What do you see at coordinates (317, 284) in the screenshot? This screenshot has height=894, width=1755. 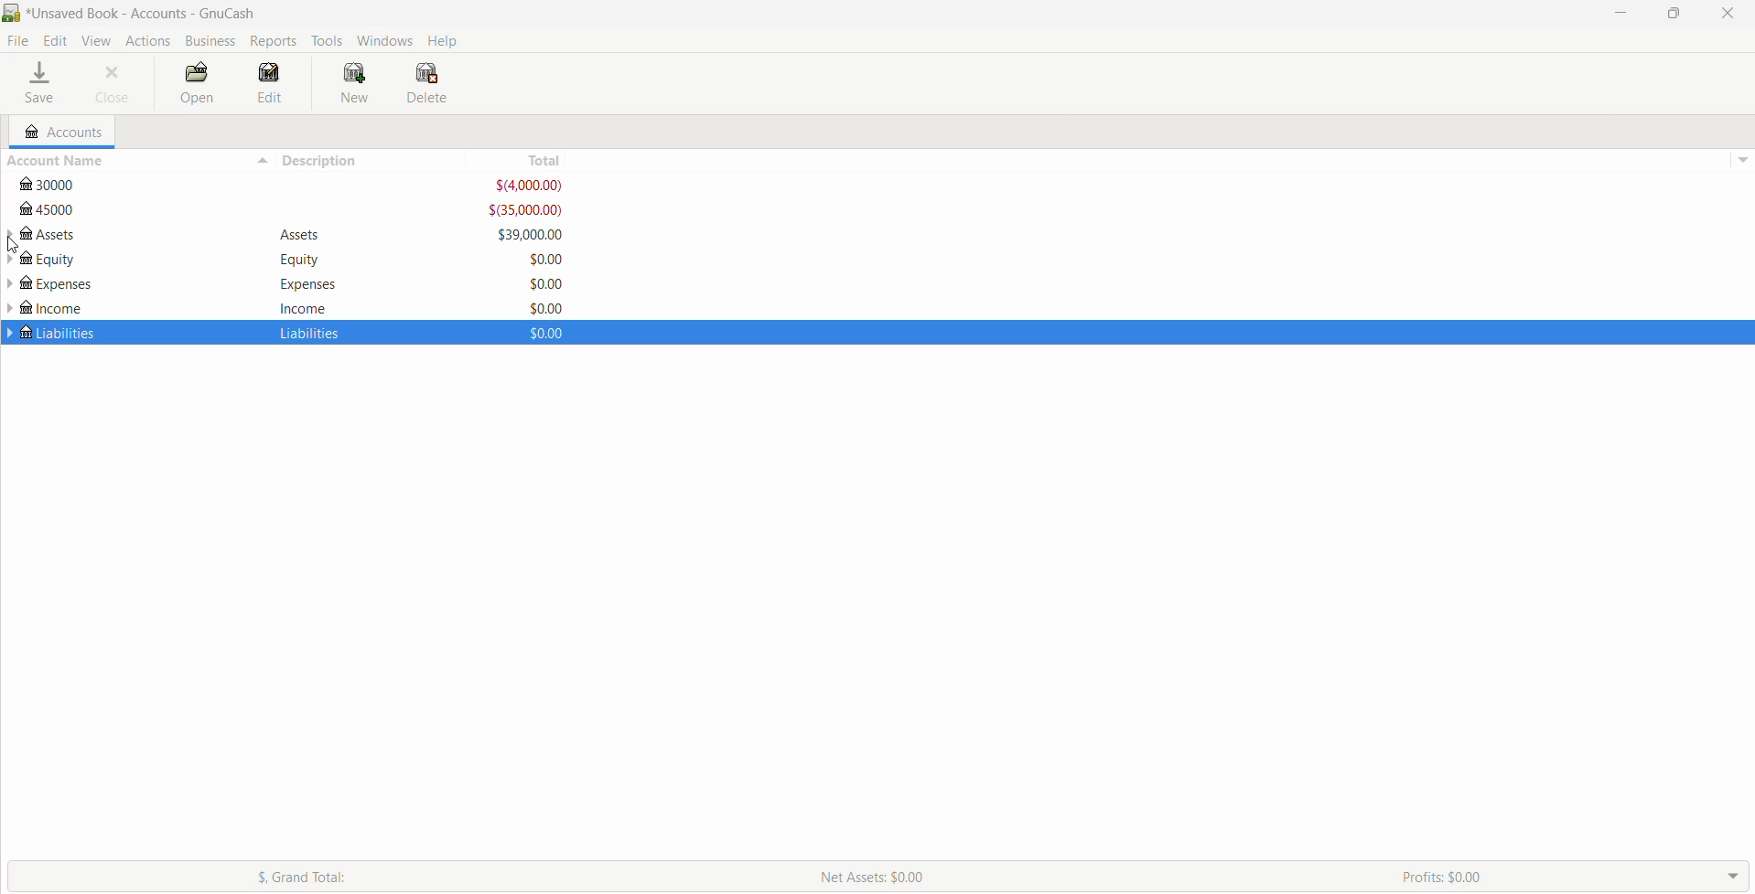 I see `Expenses` at bounding box center [317, 284].